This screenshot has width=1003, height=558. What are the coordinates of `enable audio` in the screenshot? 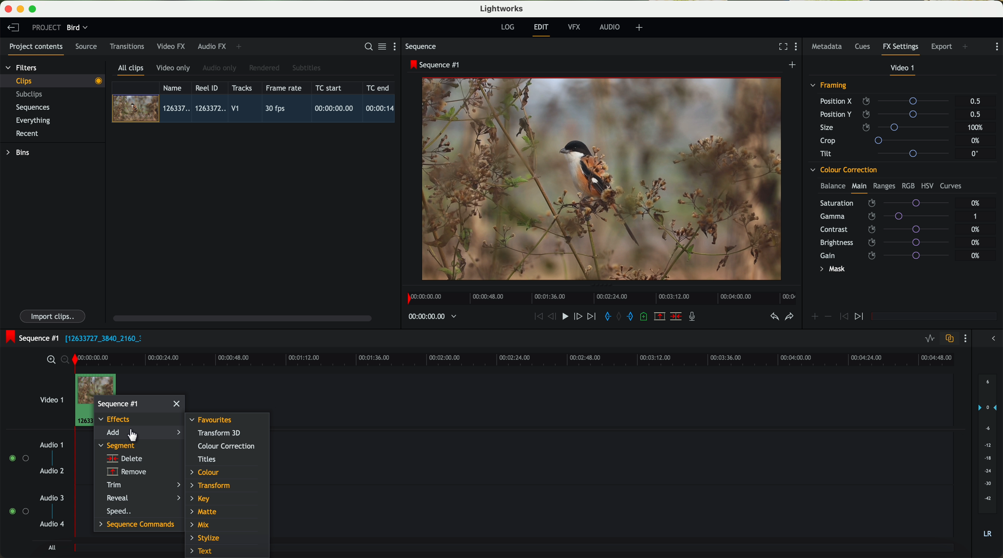 It's located at (18, 511).